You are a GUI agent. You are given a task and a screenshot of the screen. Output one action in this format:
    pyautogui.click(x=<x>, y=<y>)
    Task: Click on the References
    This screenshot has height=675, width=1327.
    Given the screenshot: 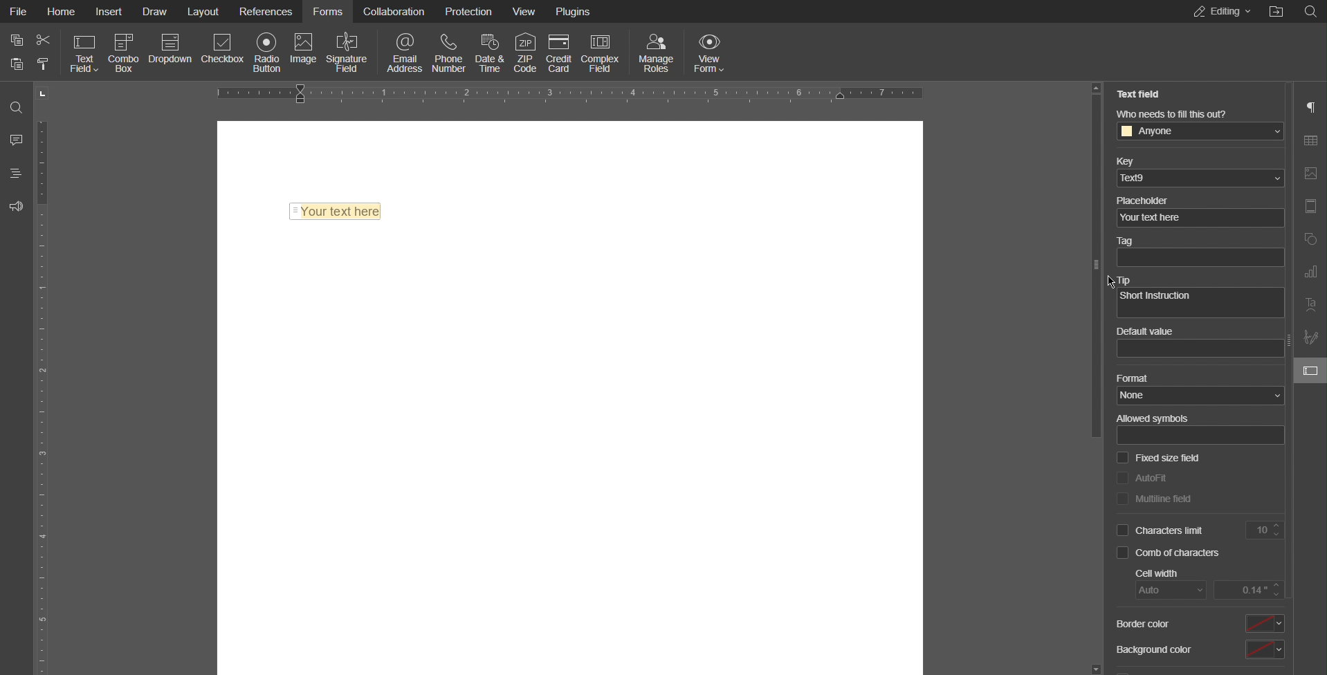 What is the action you would take?
    pyautogui.click(x=266, y=10)
    